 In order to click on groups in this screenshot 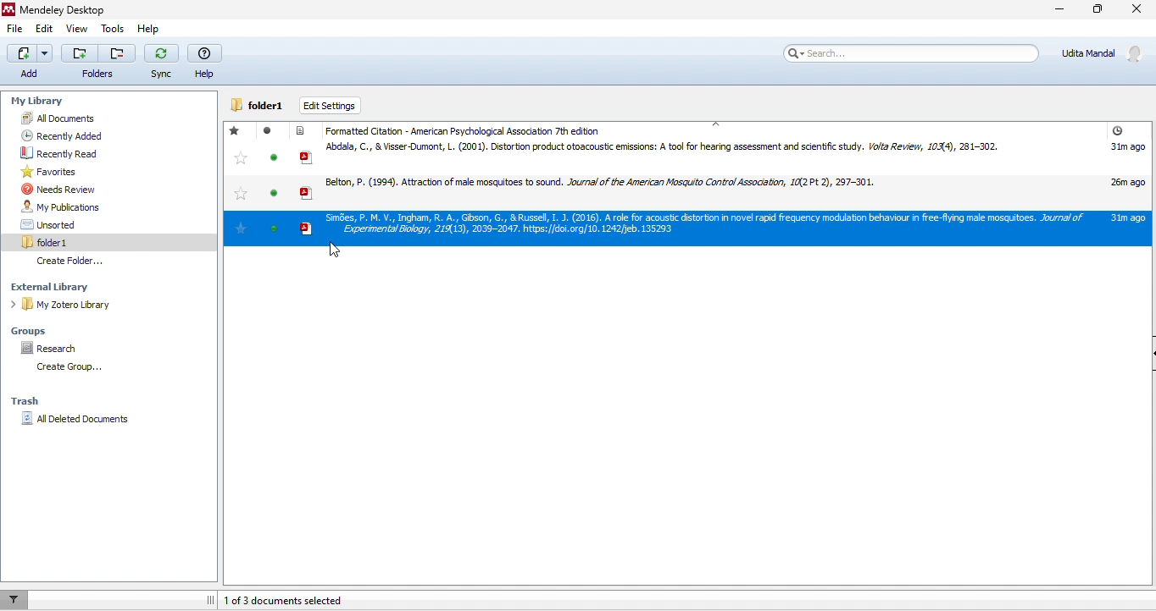, I will do `click(47, 327)`.